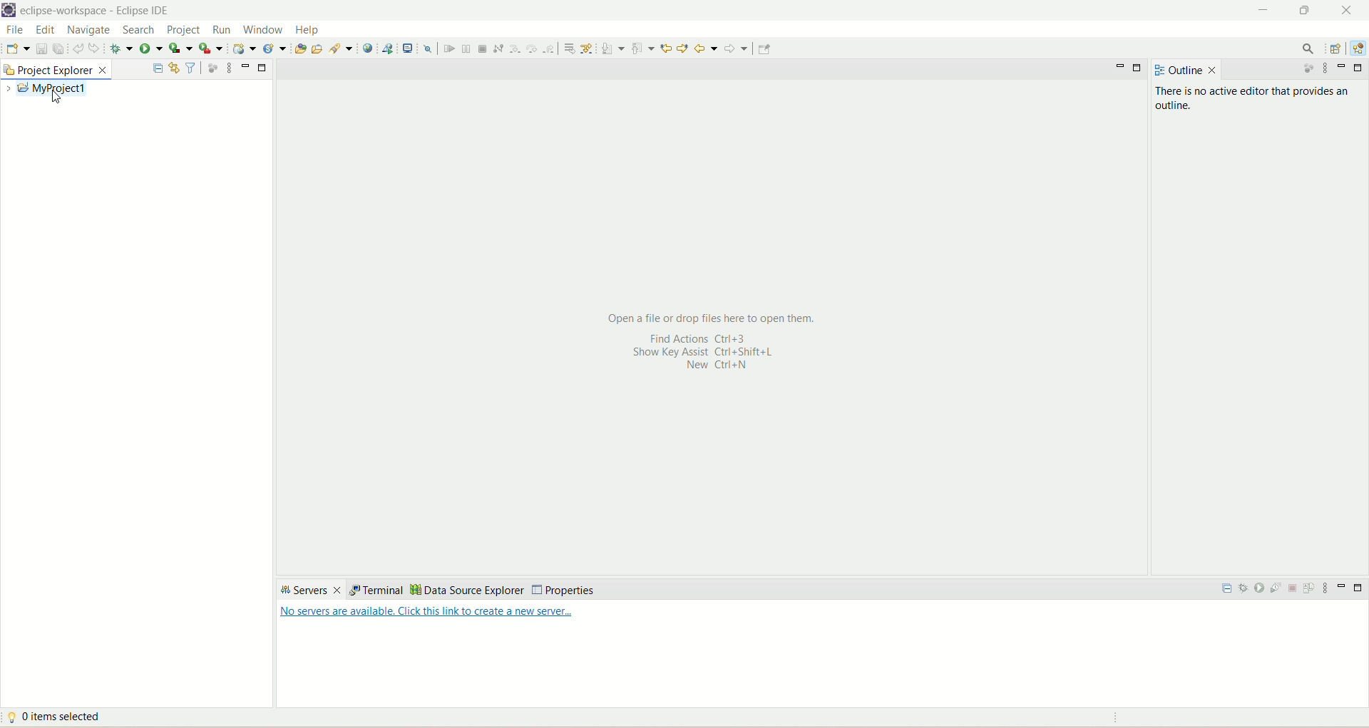 The width and height of the screenshot is (1369, 728). What do you see at coordinates (1340, 591) in the screenshot?
I see `minimize` at bounding box center [1340, 591].